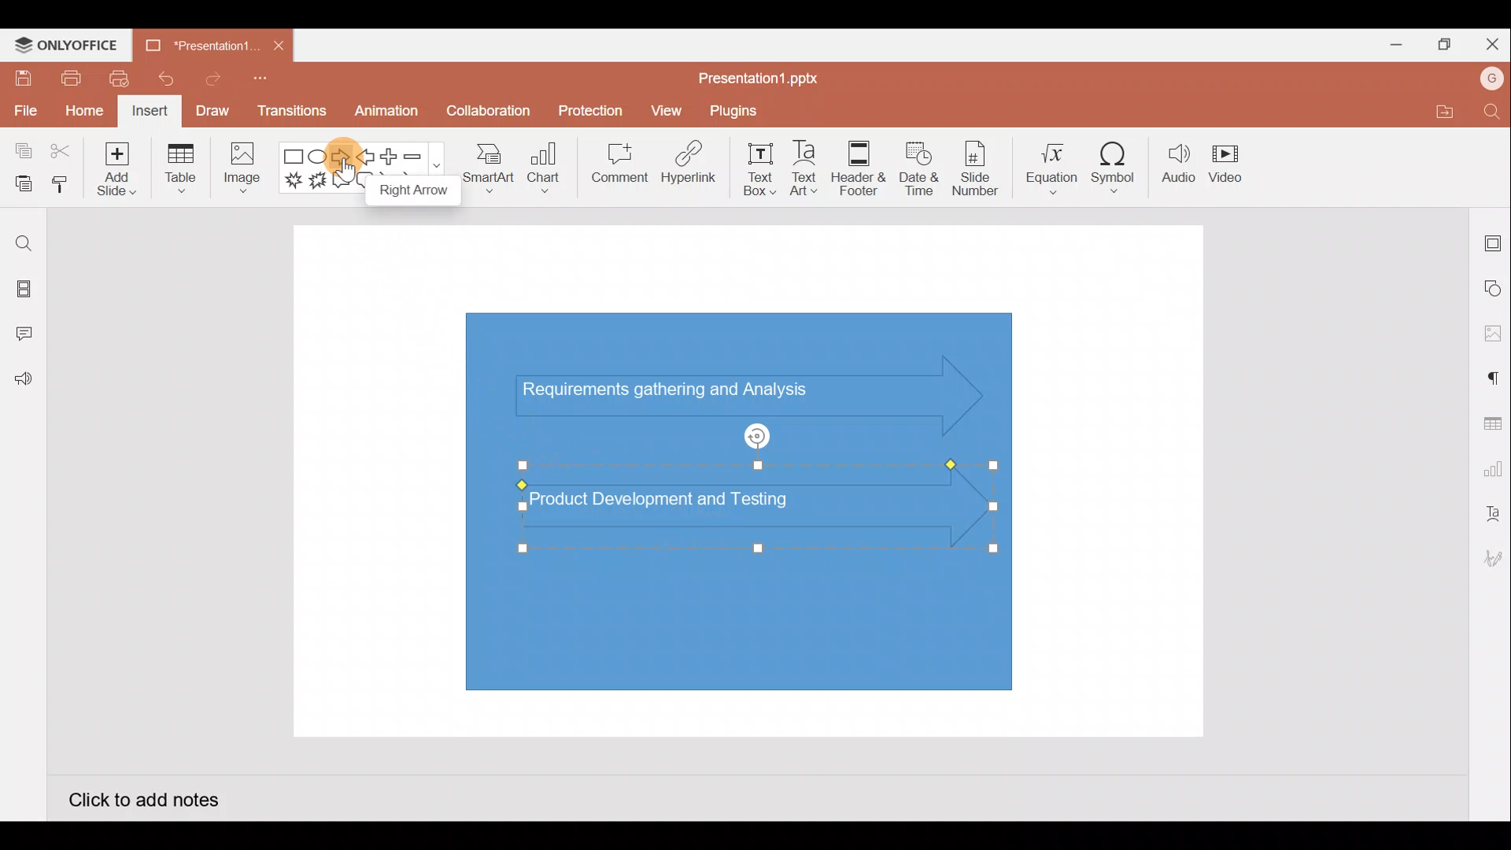 This screenshot has width=1511, height=850. I want to click on Video, so click(1228, 161).